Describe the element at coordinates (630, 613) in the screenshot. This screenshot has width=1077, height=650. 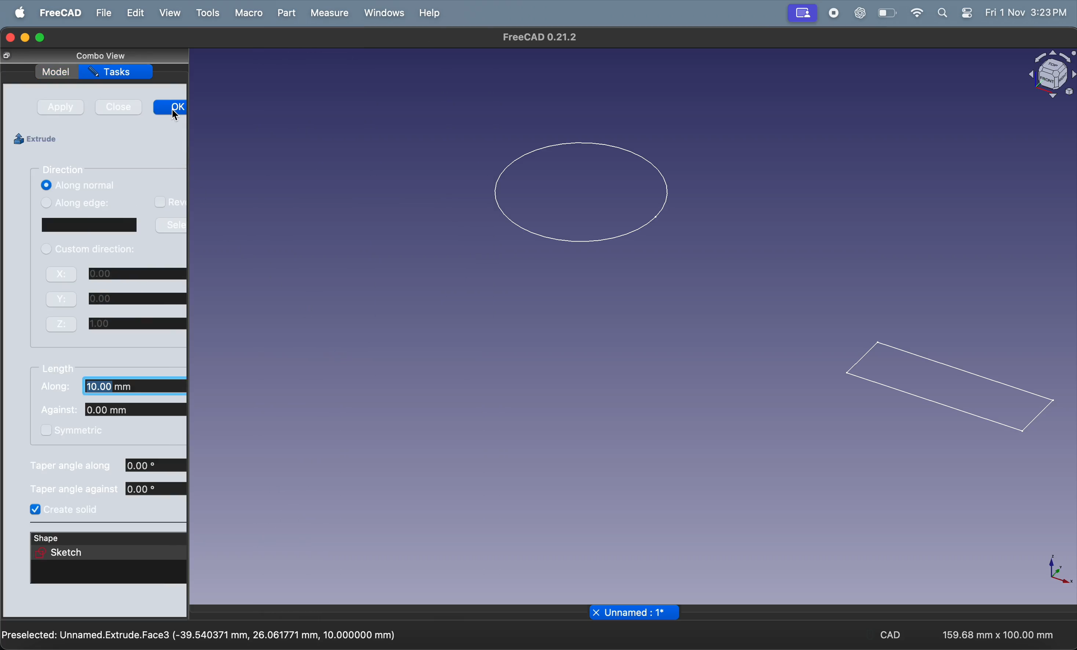
I see `file name` at that location.